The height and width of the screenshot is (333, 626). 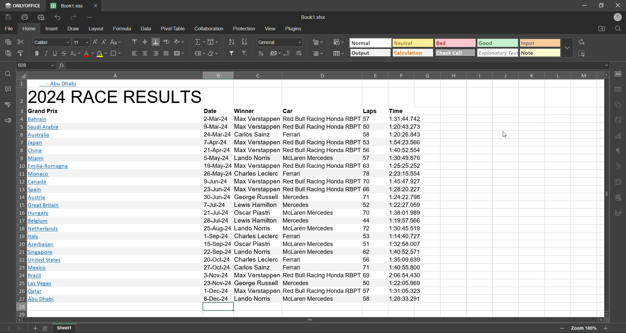 I want to click on more options, so click(x=567, y=48).